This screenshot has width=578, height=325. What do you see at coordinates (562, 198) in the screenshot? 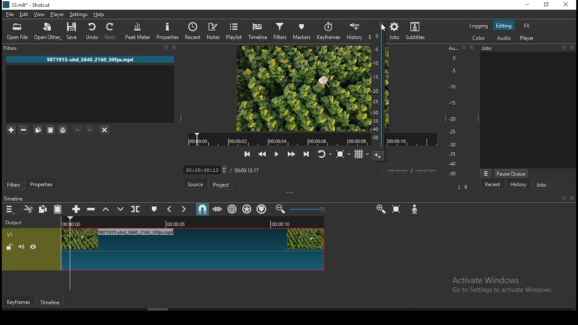
I see `bookmark` at bounding box center [562, 198].